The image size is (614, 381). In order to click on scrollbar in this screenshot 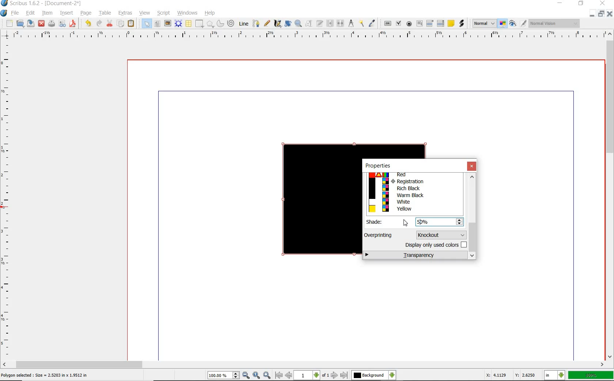, I will do `click(304, 365)`.